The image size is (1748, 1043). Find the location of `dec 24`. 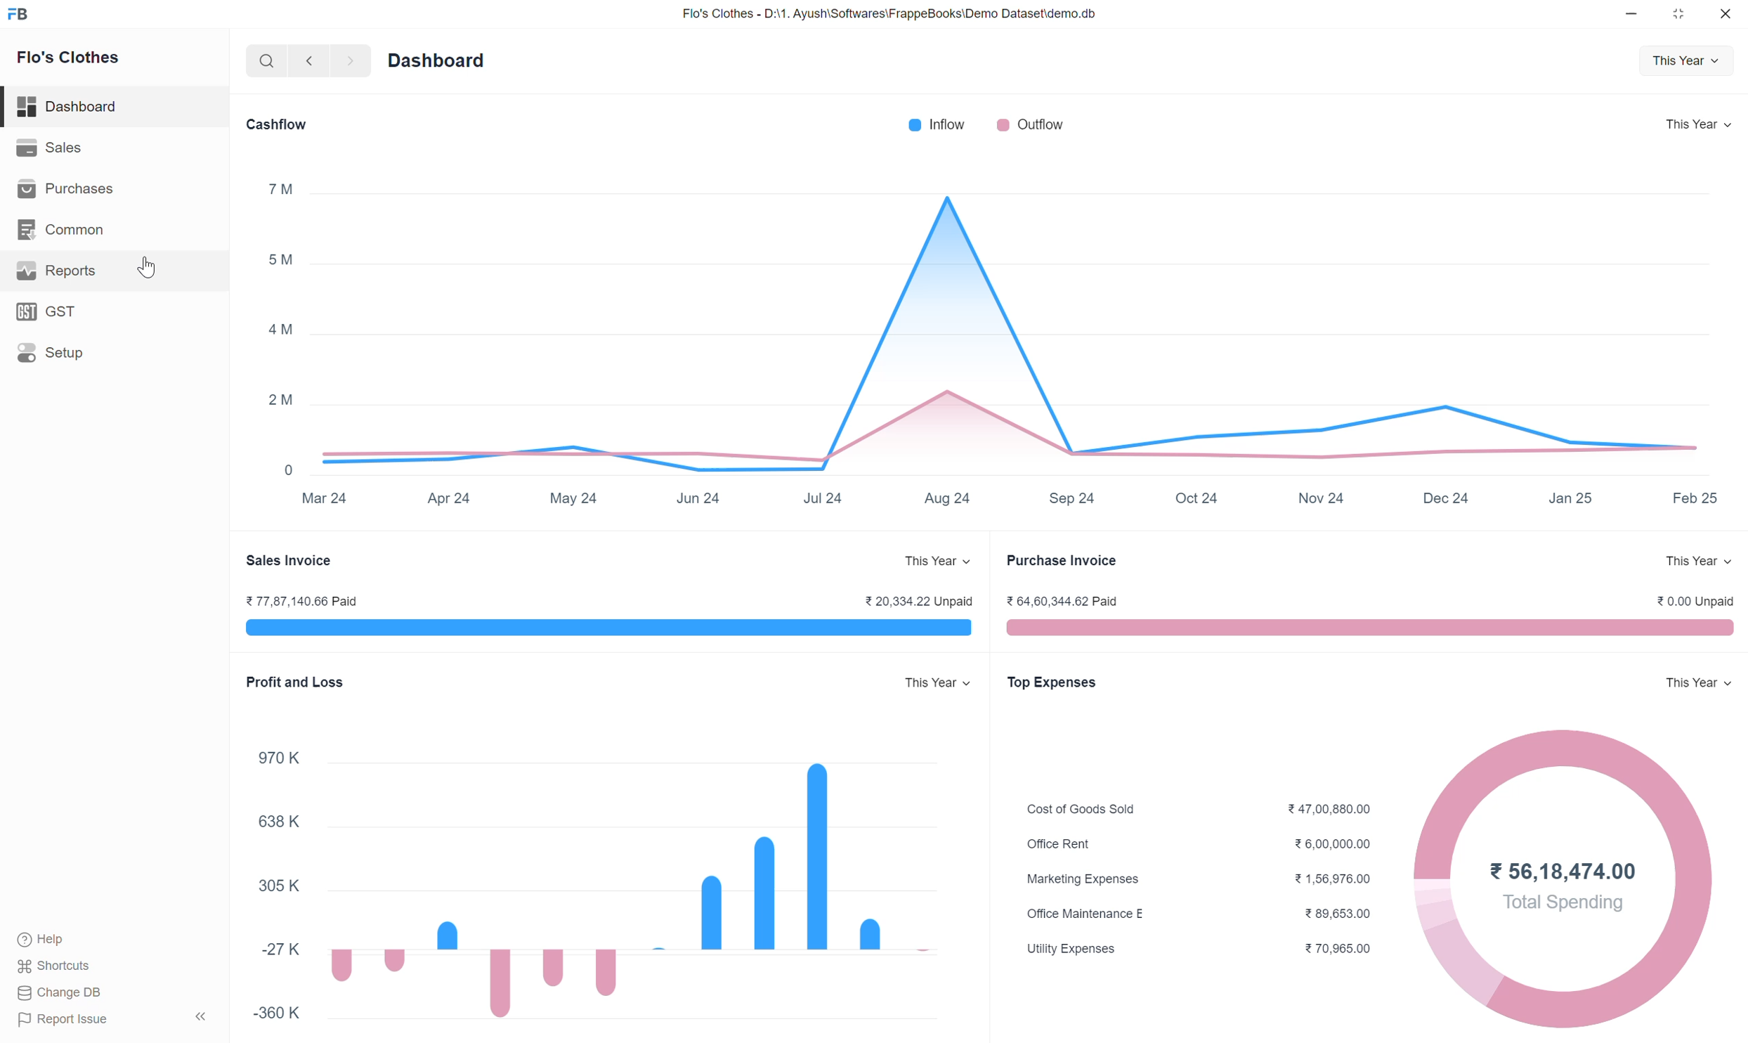

dec 24 is located at coordinates (1449, 498).